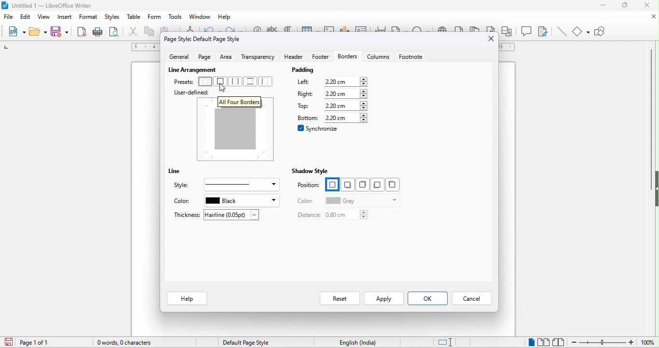 The width and height of the screenshot is (659, 348). Describe the element at coordinates (180, 172) in the screenshot. I see `line` at that location.